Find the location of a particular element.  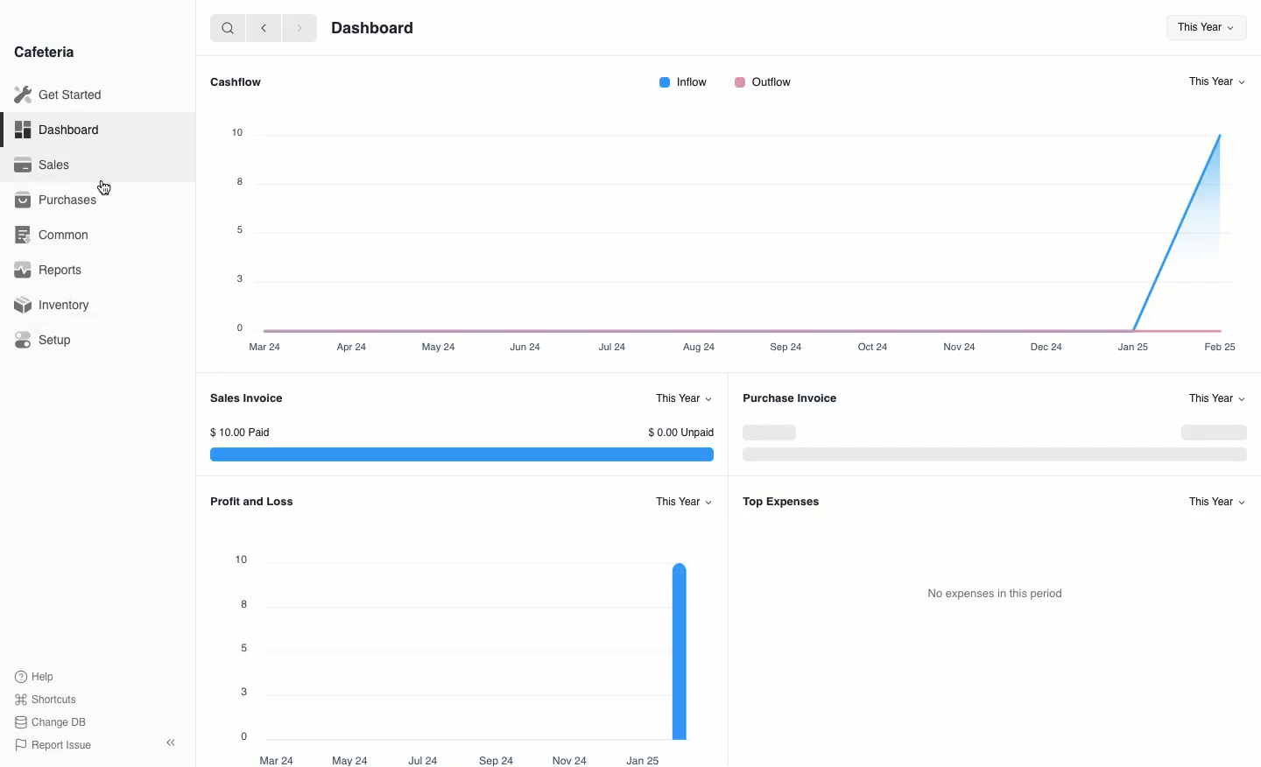

3 is located at coordinates (239, 278).